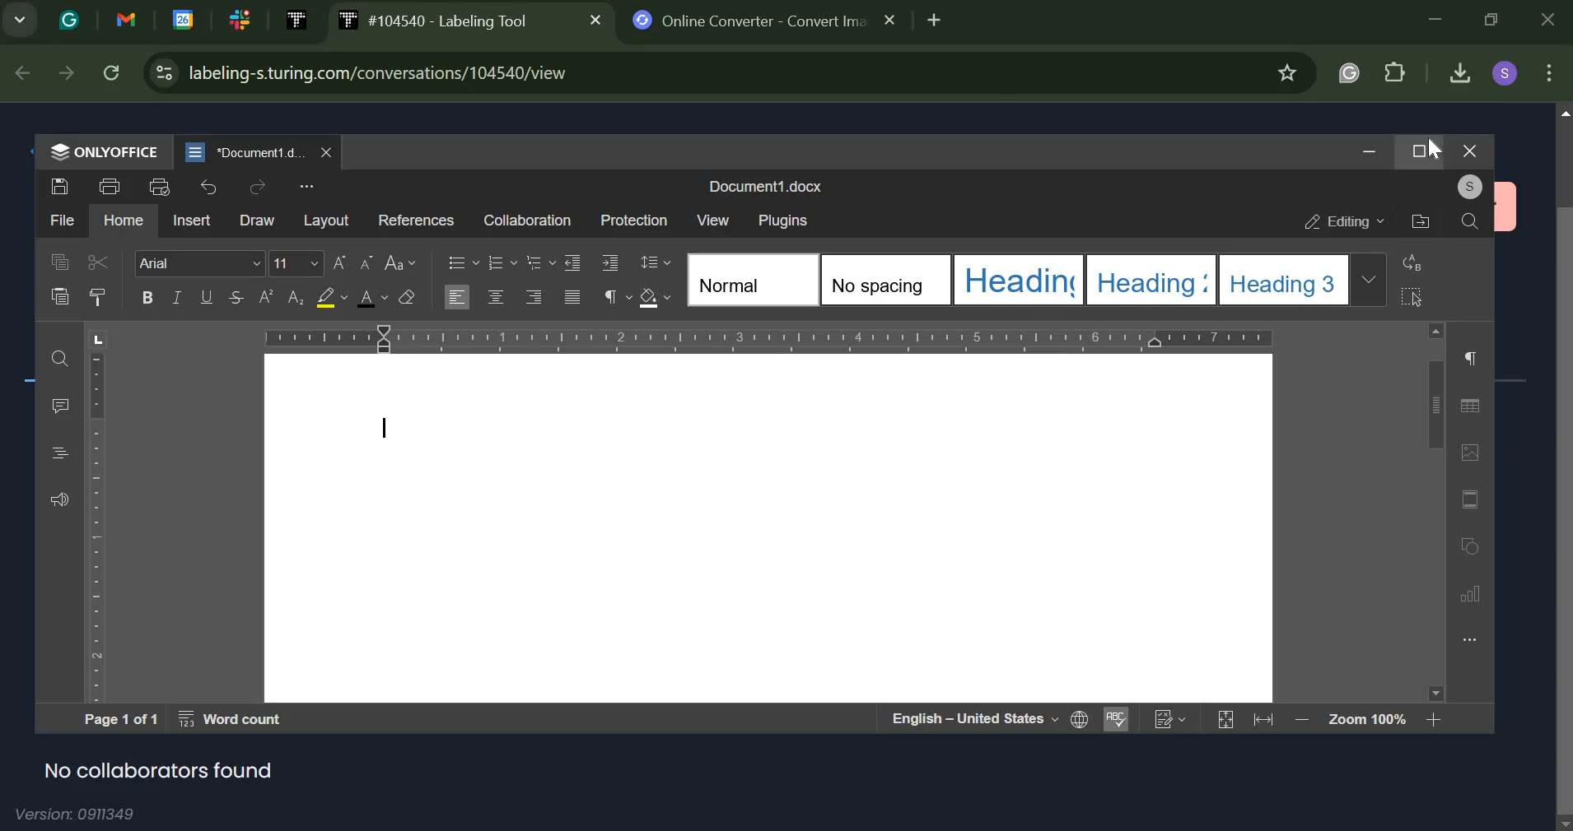 This screenshot has width=1573, height=831. I want to click on decrease font size , so click(365, 263).